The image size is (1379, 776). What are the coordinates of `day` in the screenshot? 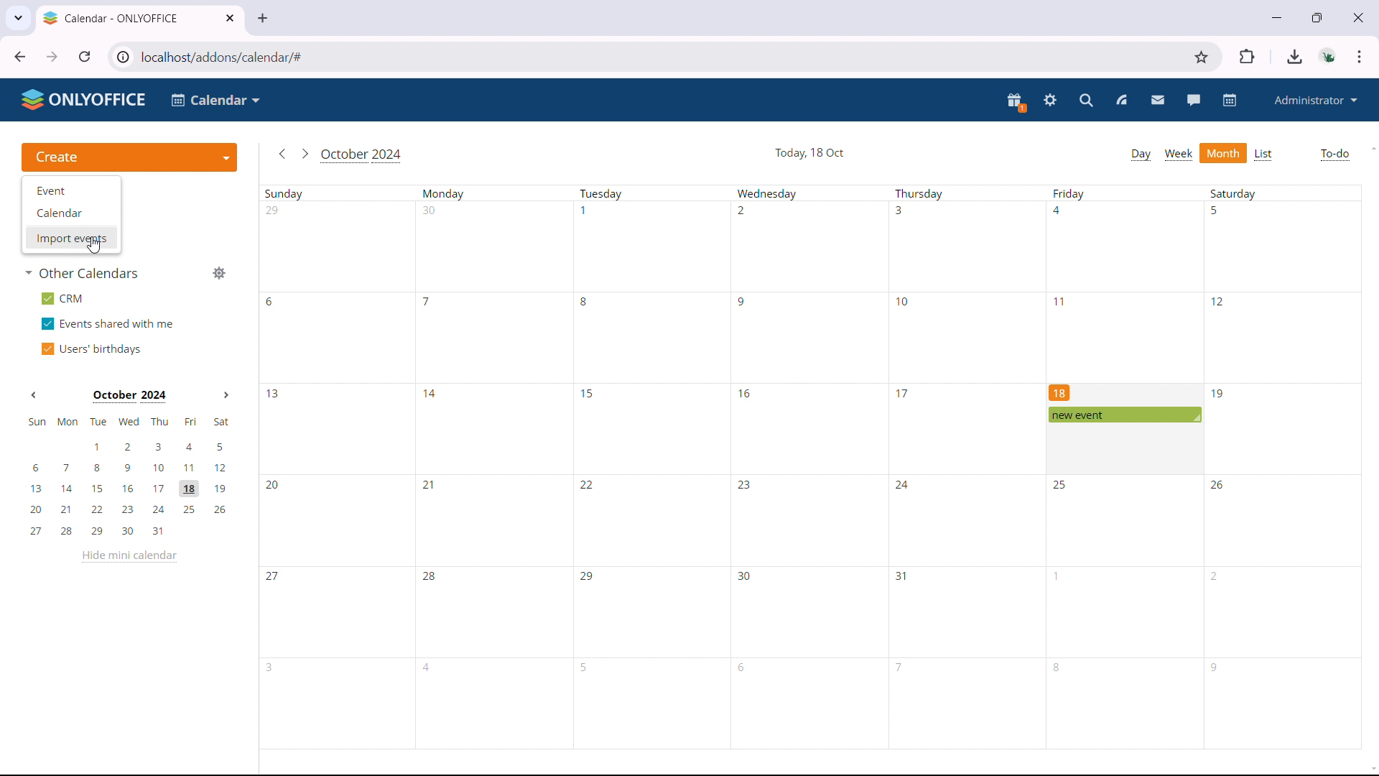 It's located at (1141, 154).